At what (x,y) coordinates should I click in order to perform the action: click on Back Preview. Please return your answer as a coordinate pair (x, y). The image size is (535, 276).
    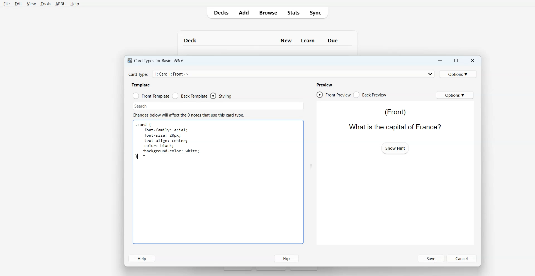
    Looking at the image, I should click on (370, 95).